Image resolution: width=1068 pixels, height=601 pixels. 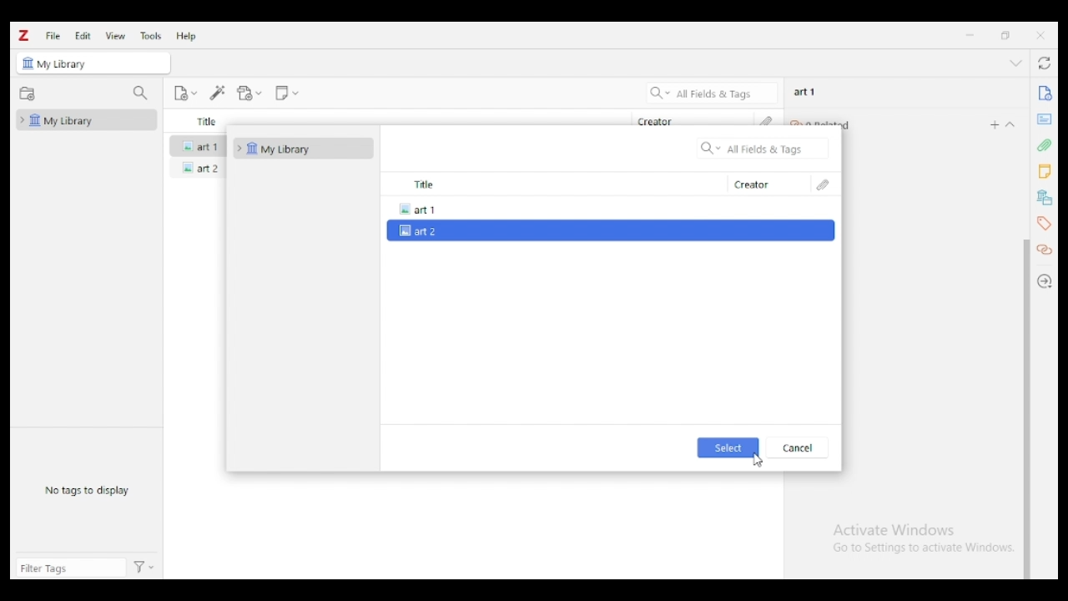 What do you see at coordinates (767, 184) in the screenshot?
I see `creator` at bounding box center [767, 184].